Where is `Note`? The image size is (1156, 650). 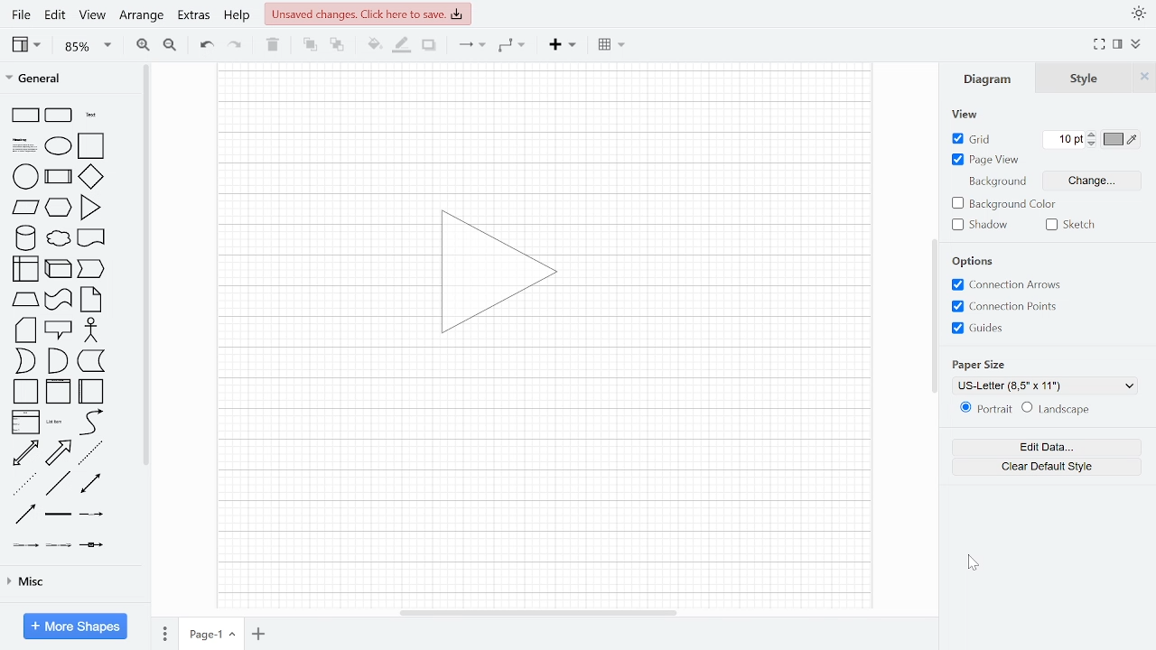 Note is located at coordinates (90, 300).